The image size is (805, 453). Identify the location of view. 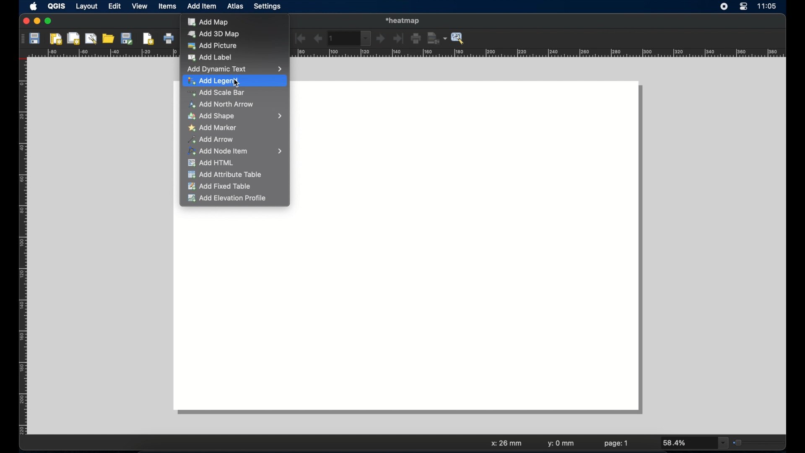
(139, 7).